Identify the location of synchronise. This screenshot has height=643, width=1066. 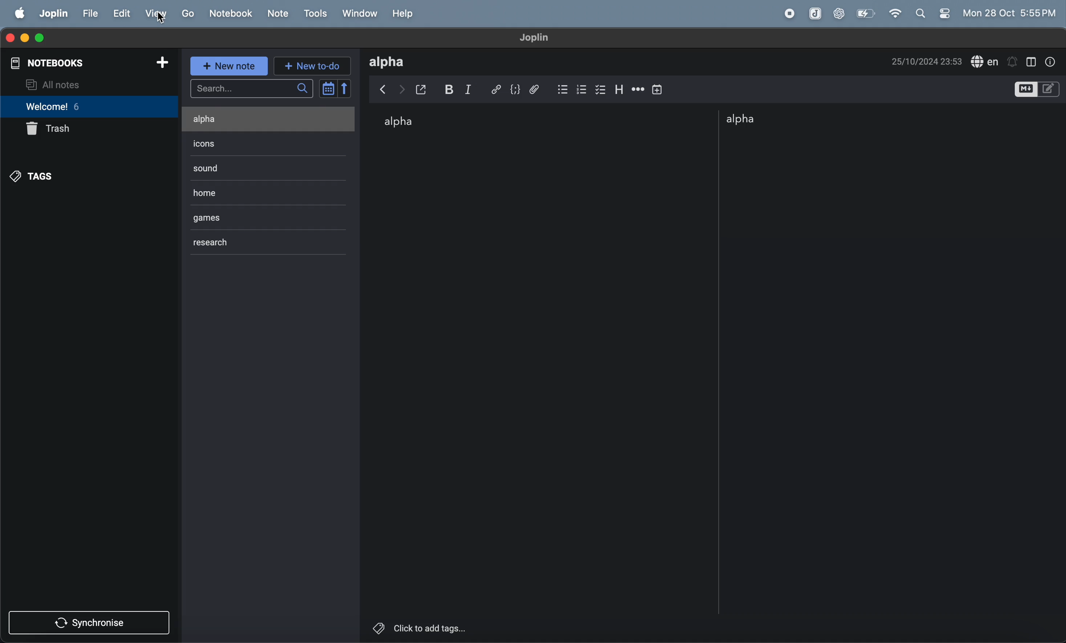
(92, 624).